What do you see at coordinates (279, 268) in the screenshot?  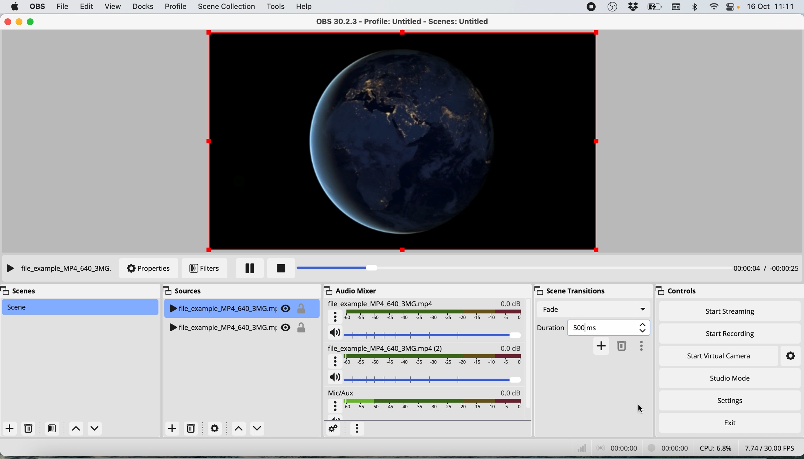 I see `stop` at bounding box center [279, 268].